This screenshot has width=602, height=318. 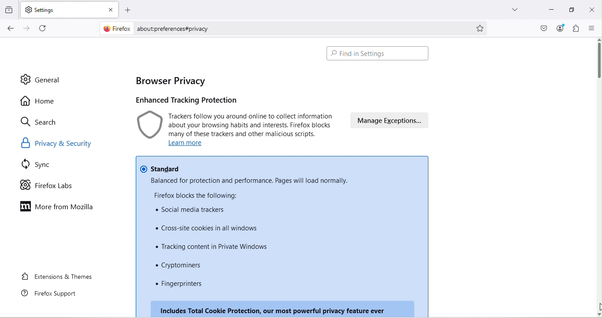 What do you see at coordinates (301, 28) in the screenshot?
I see `about:preferences` at bounding box center [301, 28].